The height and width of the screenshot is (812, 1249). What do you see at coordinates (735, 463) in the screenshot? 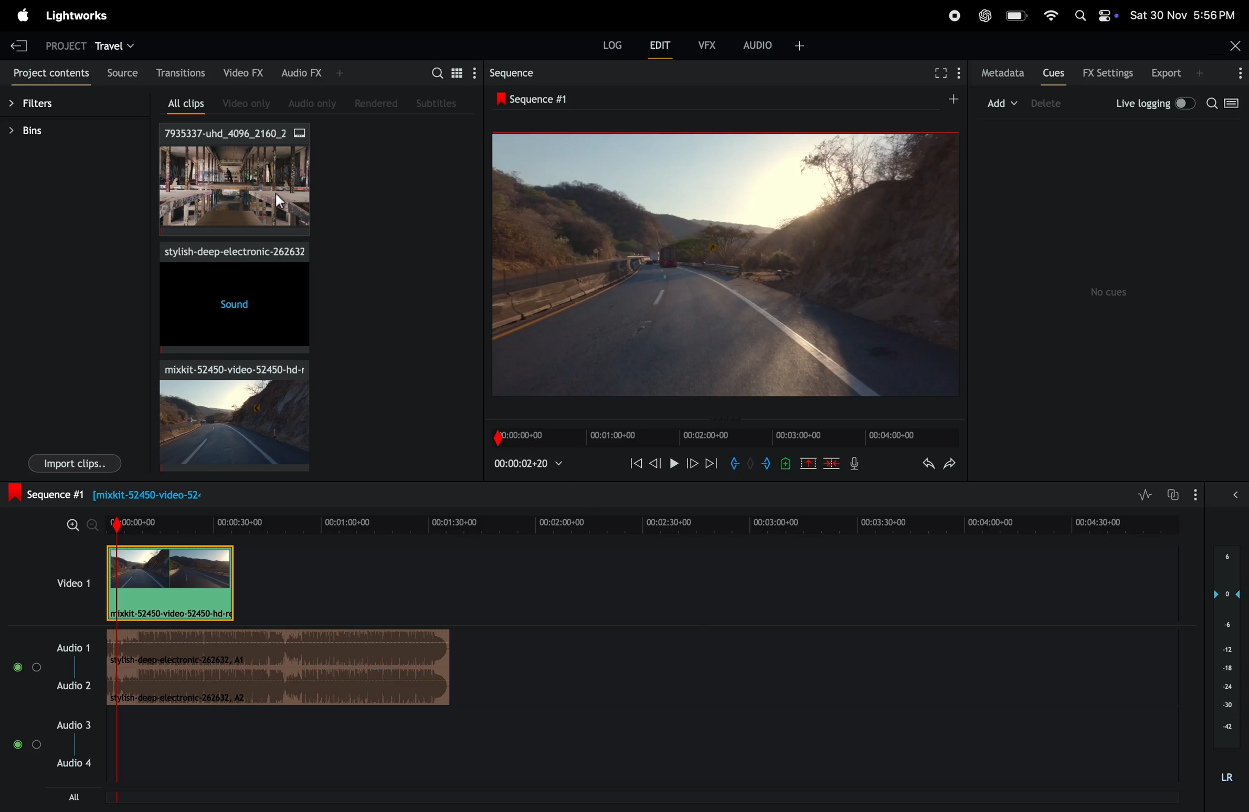
I see `add in` at bounding box center [735, 463].